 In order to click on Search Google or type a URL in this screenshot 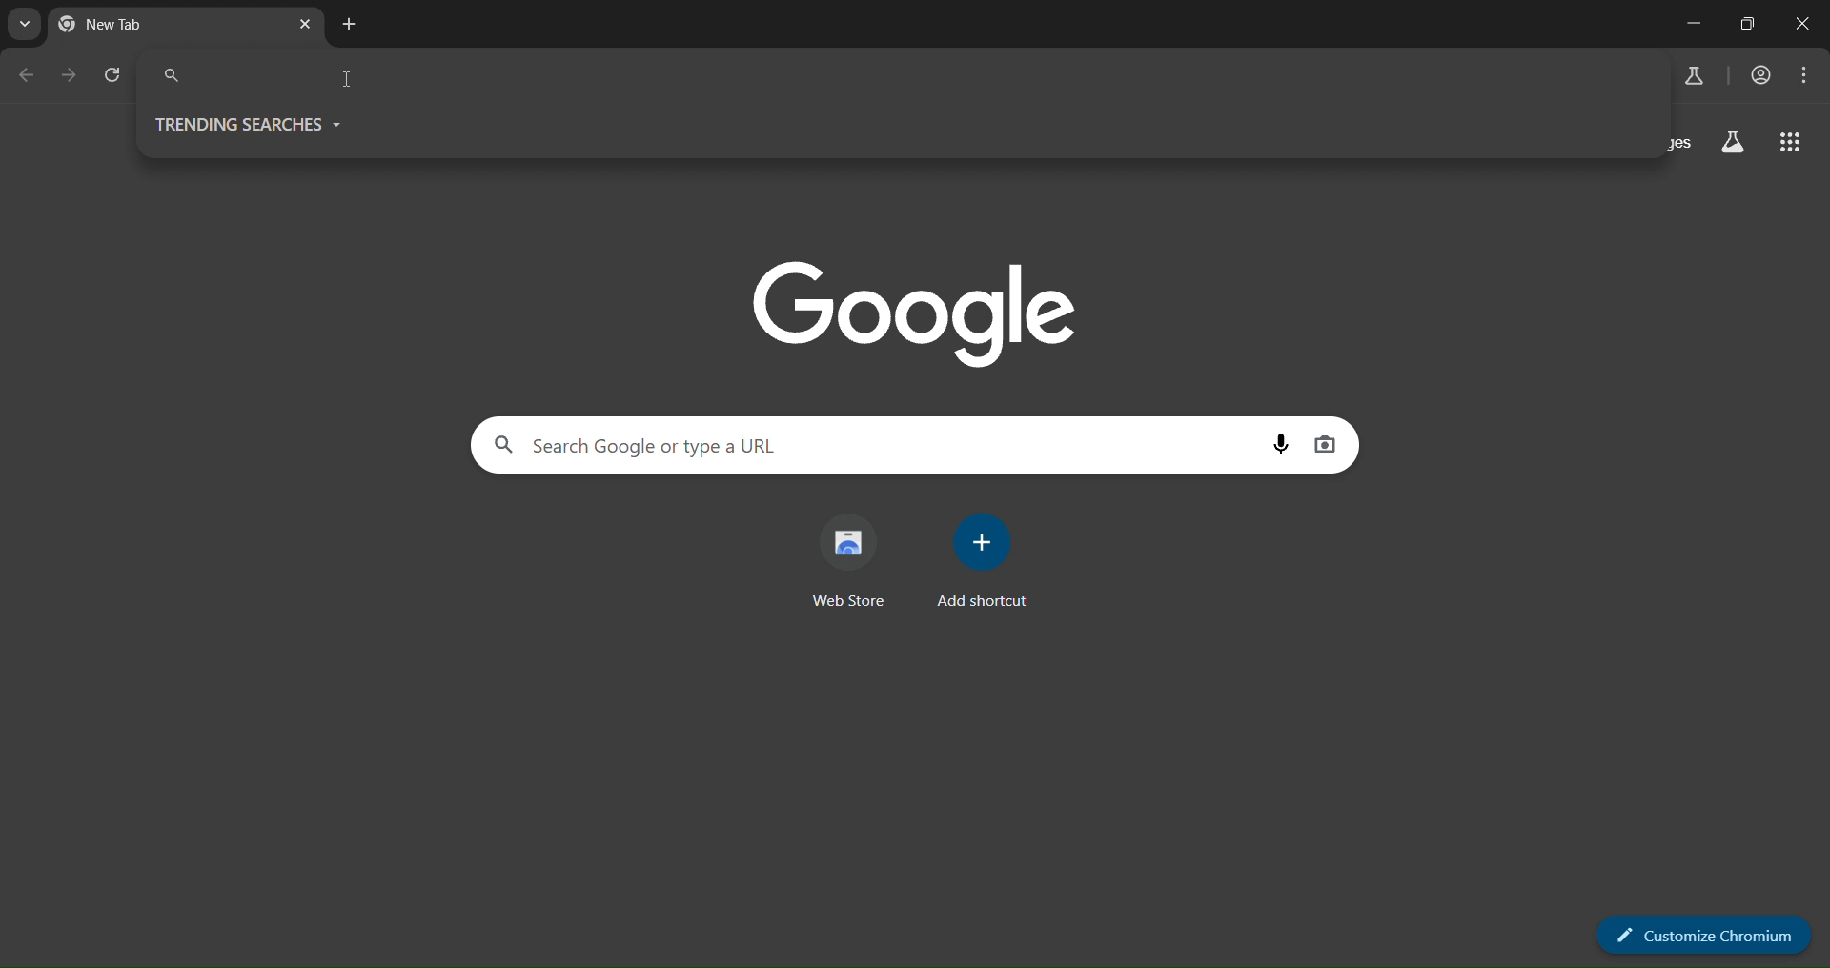, I will do `click(867, 445)`.